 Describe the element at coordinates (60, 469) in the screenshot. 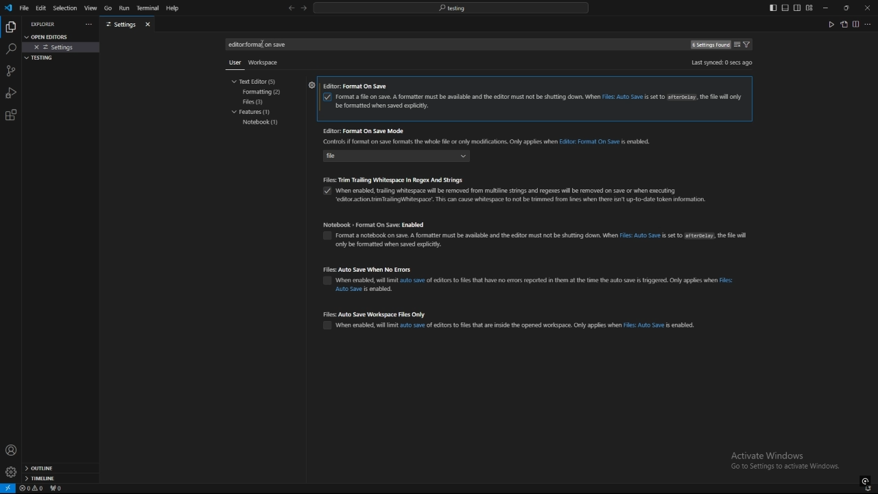

I see `outline` at that location.